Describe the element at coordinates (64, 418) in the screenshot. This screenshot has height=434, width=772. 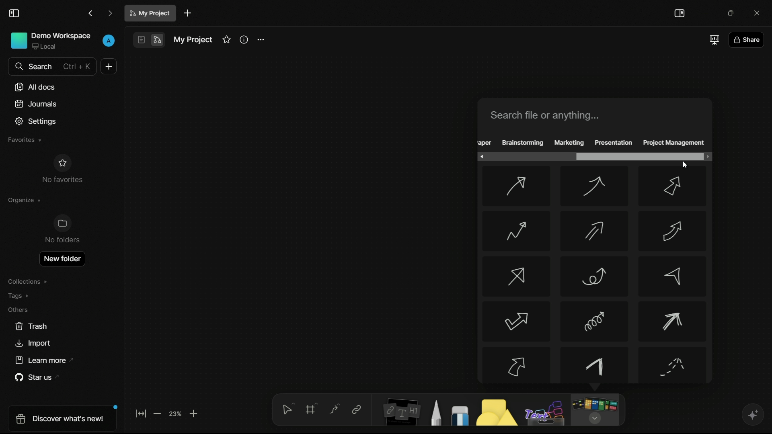
I see `discover what's new` at that location.